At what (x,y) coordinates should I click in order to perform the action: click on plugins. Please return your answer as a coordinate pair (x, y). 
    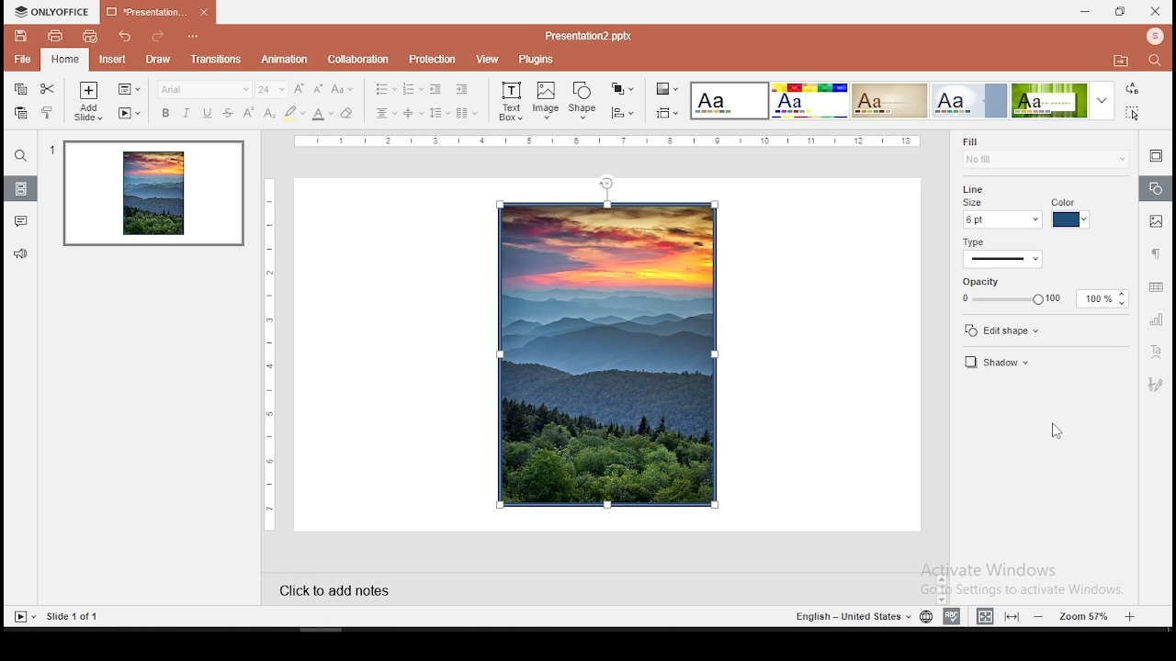
    Looking at the image, I should click on (540, 59).